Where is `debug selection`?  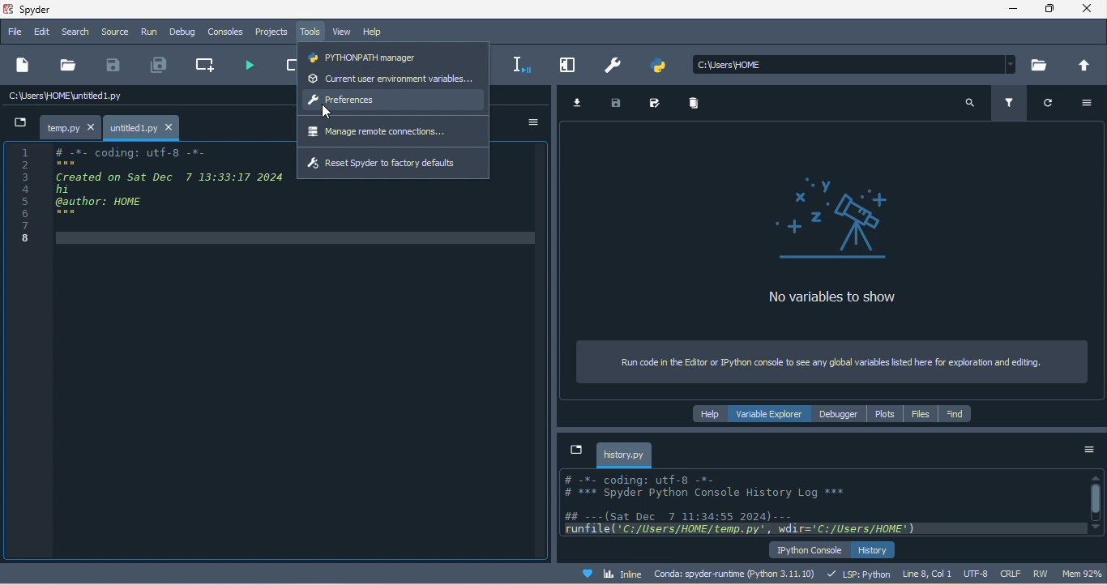
debug selection is located at coordinates (522, 63).